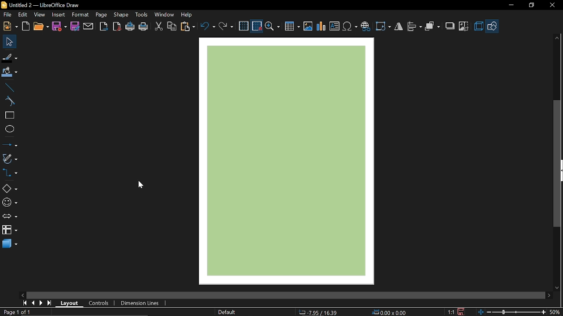 The height and width of the screenshot is (316, 563). Describe the element at coordinates (9, 144) in the screenshot. I see `Lines and arrows` at that location.